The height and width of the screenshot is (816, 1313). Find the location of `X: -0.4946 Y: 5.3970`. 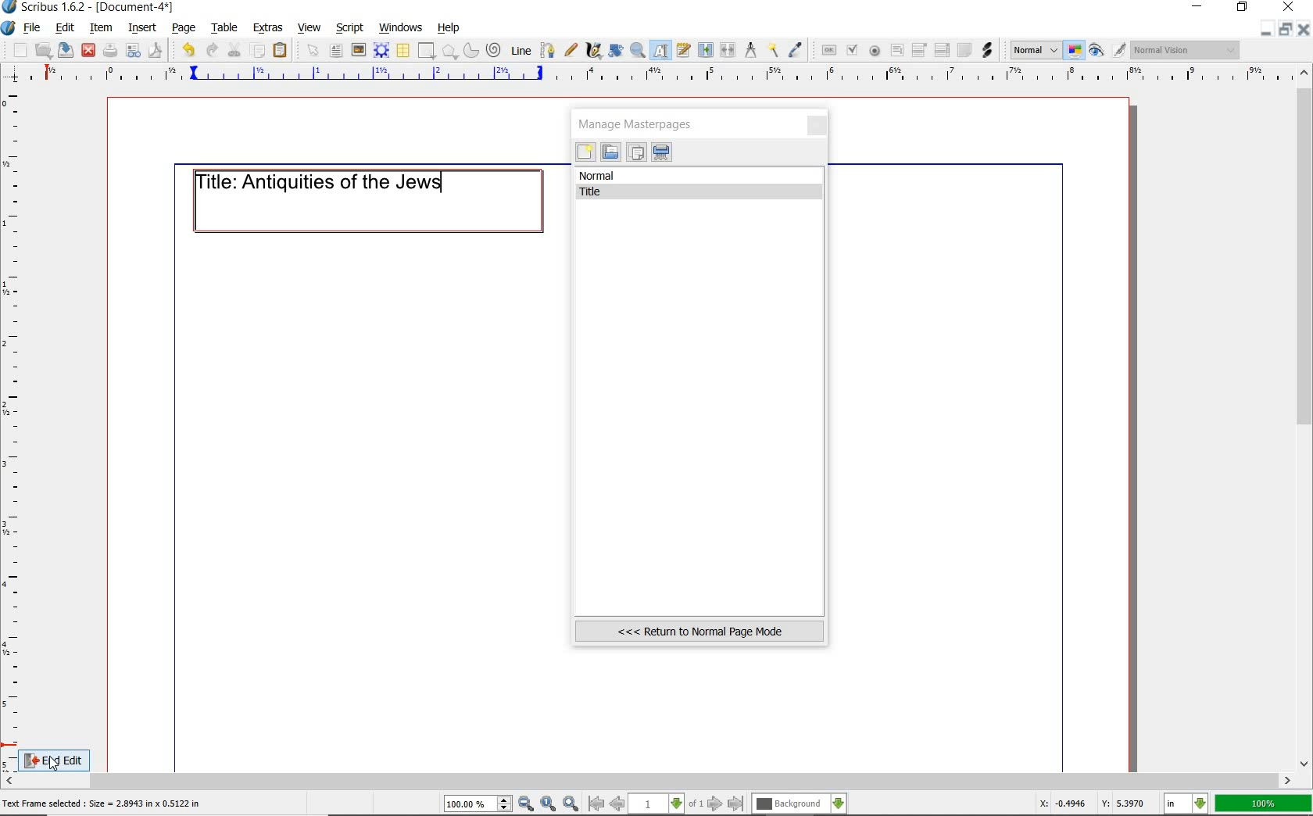

X: -0.4946 Y: 5.3970 is located at coordinates (1092, 805).